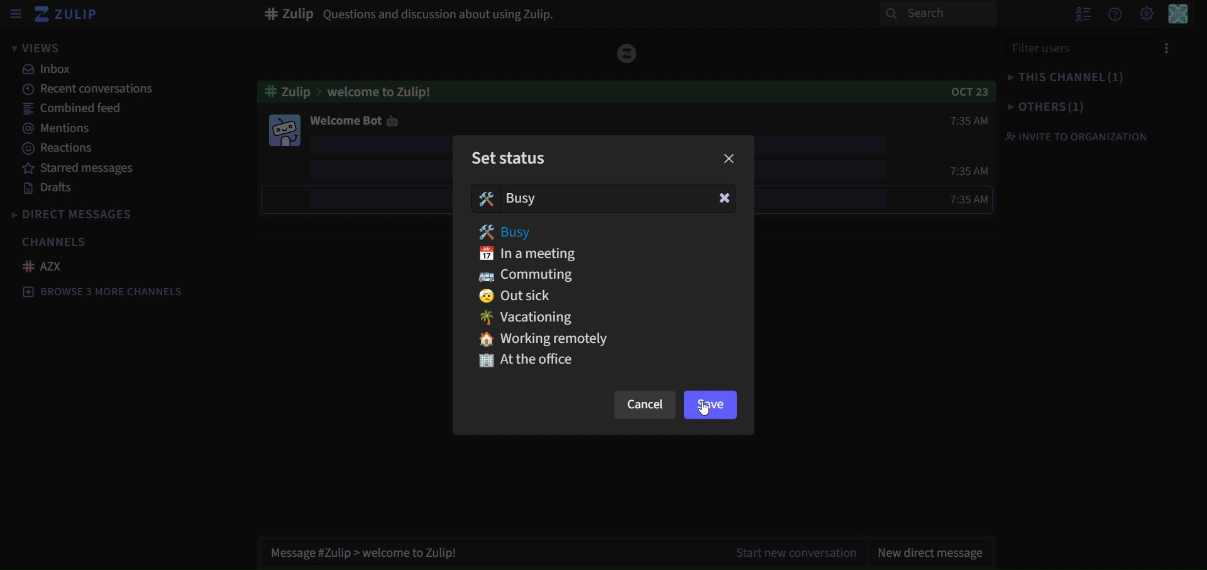 Image resolution: width=1207 pixels, height=570 pixels. What do you see at coordinates (512, 198) in the screenshot?
I see `busy` at bounding box center [512, 198].